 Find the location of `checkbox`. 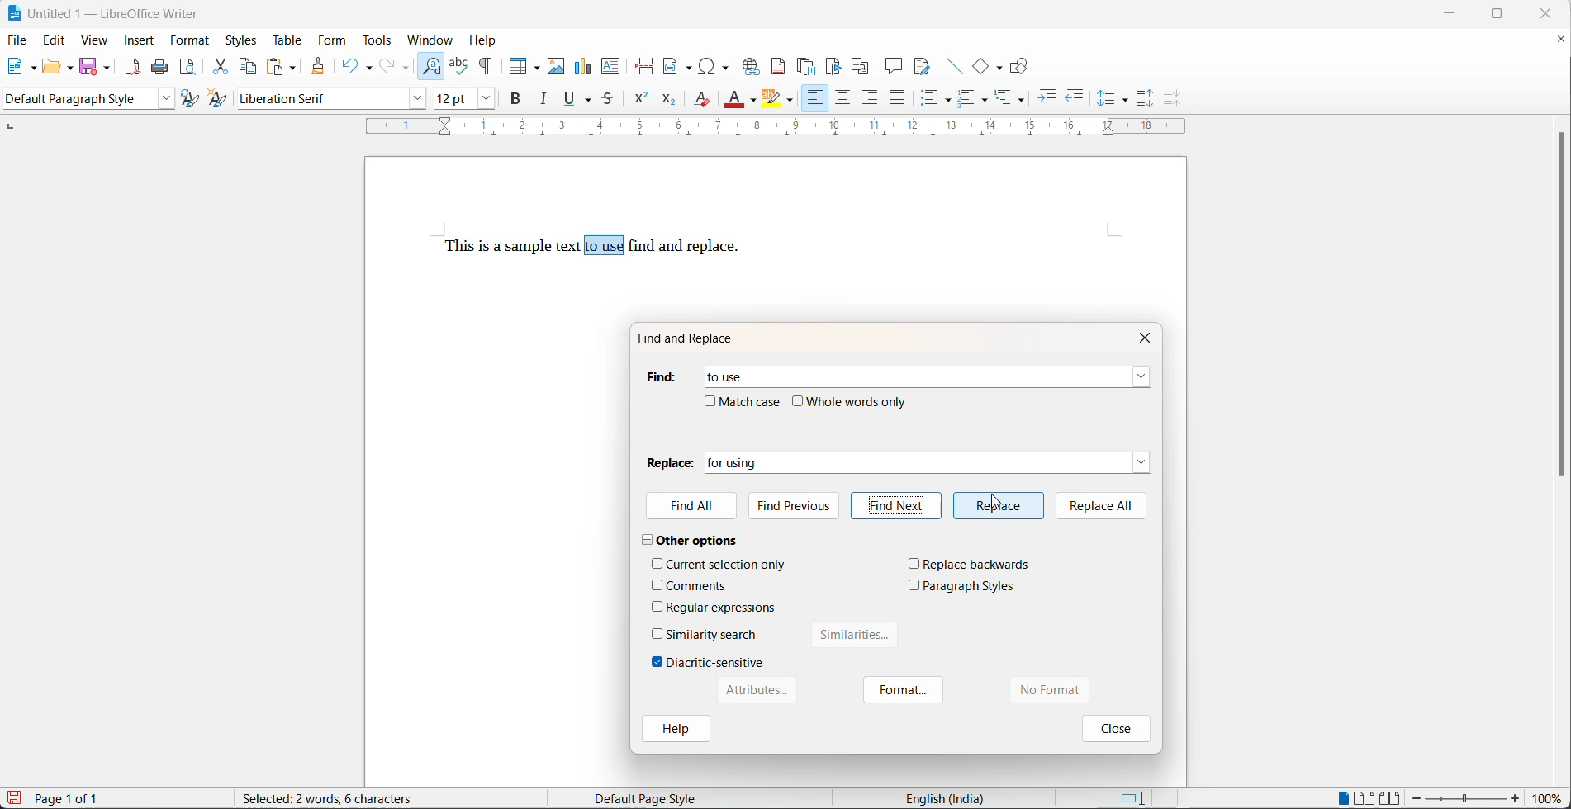

checkbox is located at coordinates (658, 633).